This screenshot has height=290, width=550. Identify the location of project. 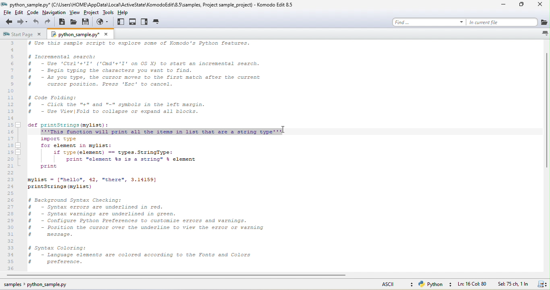
(92, 13).